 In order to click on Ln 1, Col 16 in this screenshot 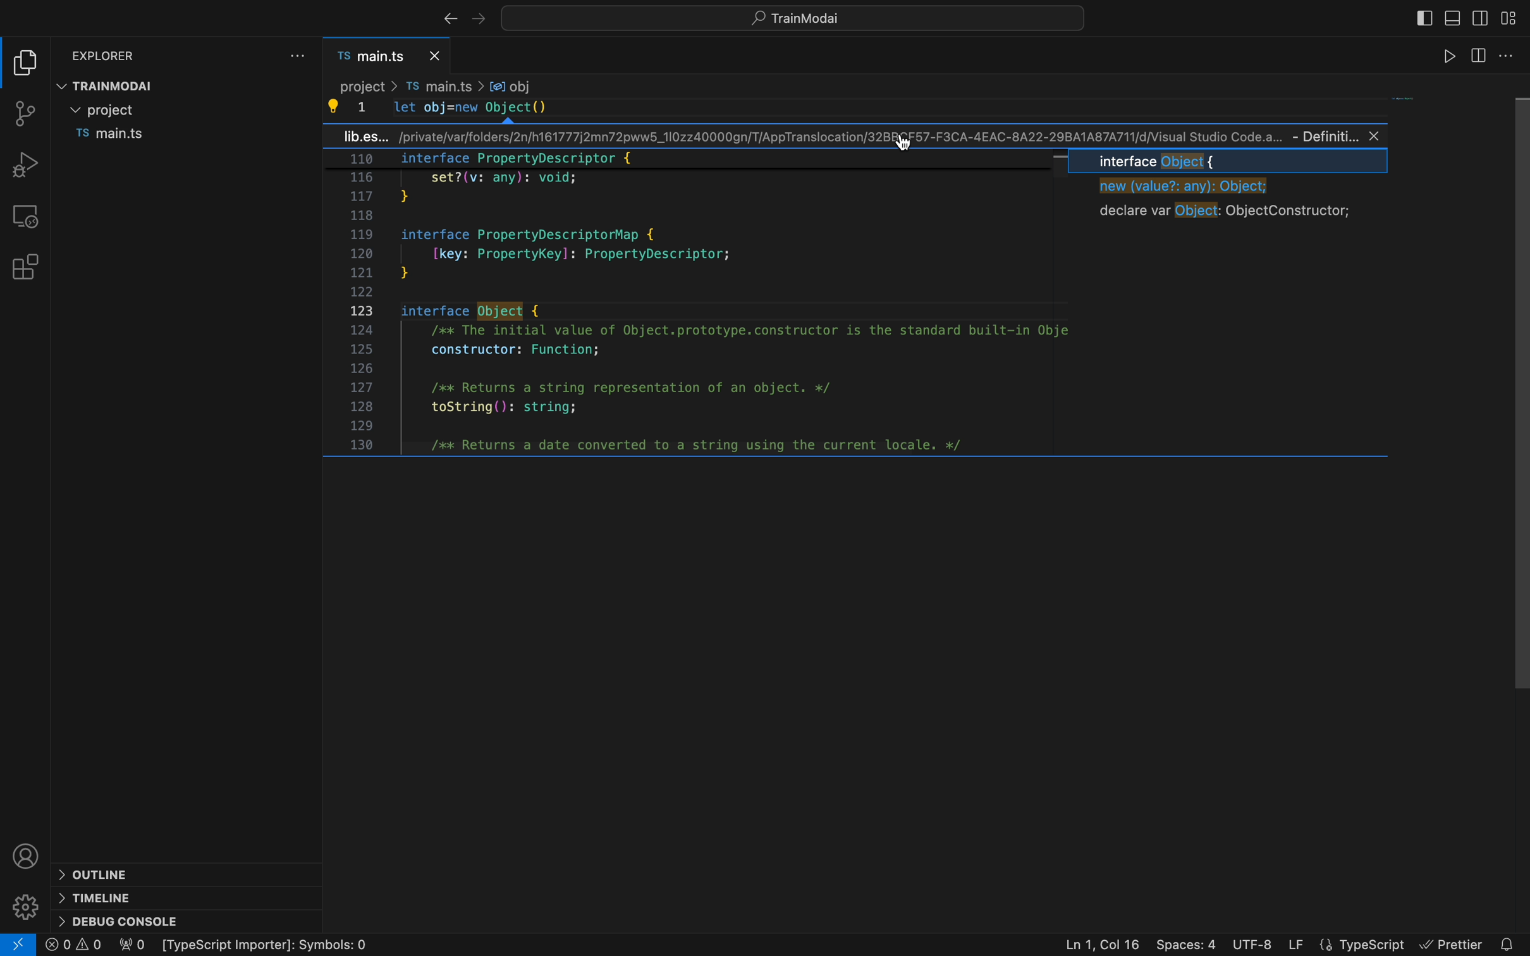, I will do `click(1095, 943)`.